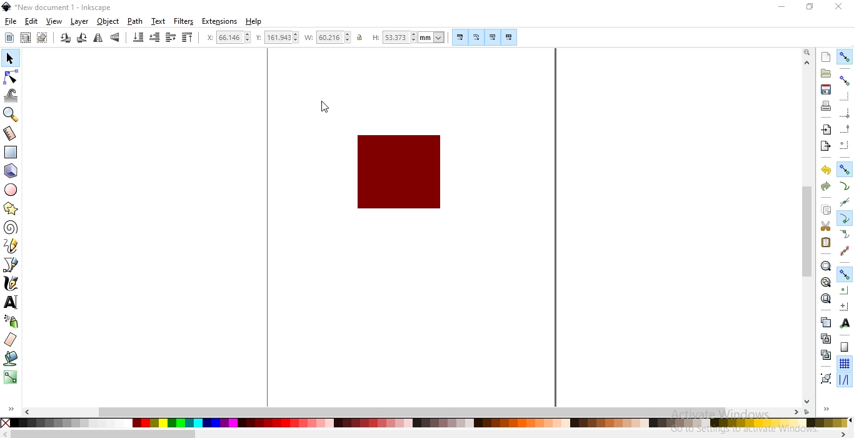 Image resolution: width=854 pixels, height=438 pixels. I want to click on draw bazier lines and straight lines, so click(11, 265).